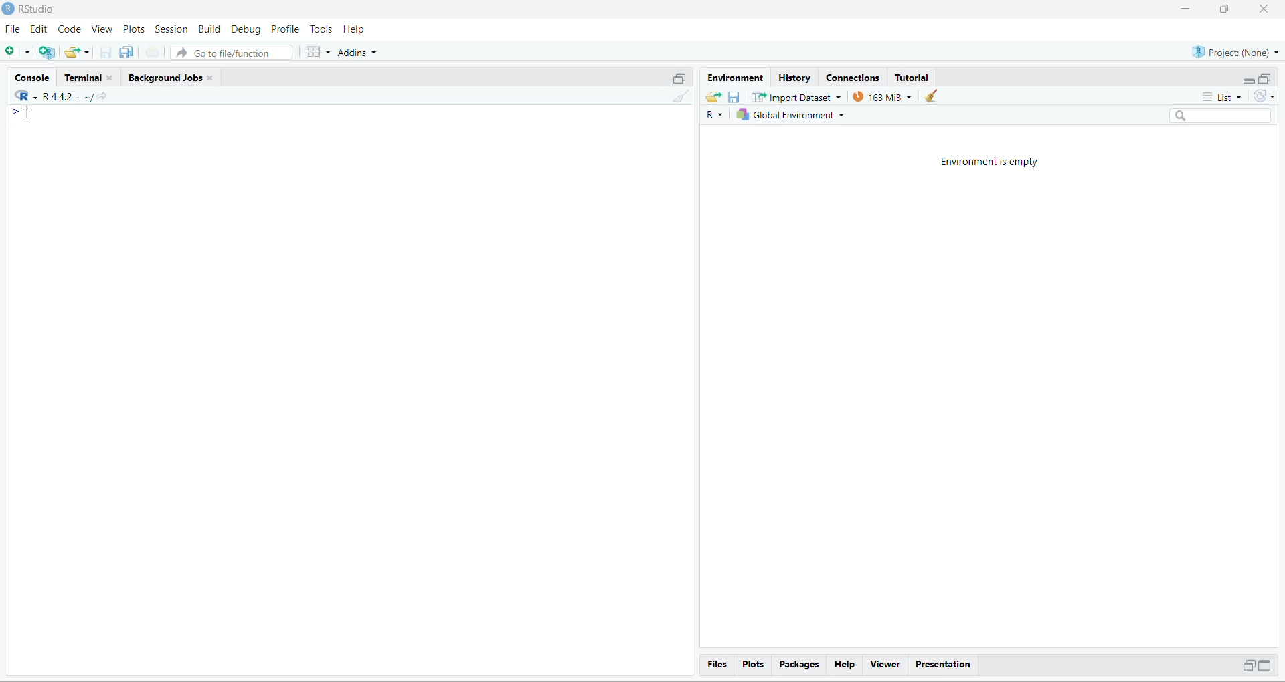 This screenshot has height=682, width=1285. What do you see at coordinates (752, 663) in the screenshot?
I see `Plots` at bounding box center [752, 663].